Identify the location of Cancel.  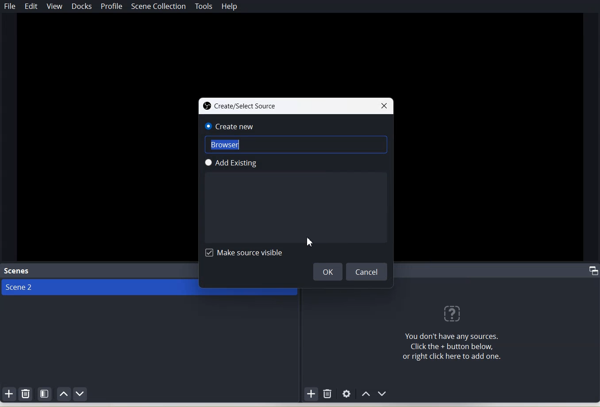
(367, 272).